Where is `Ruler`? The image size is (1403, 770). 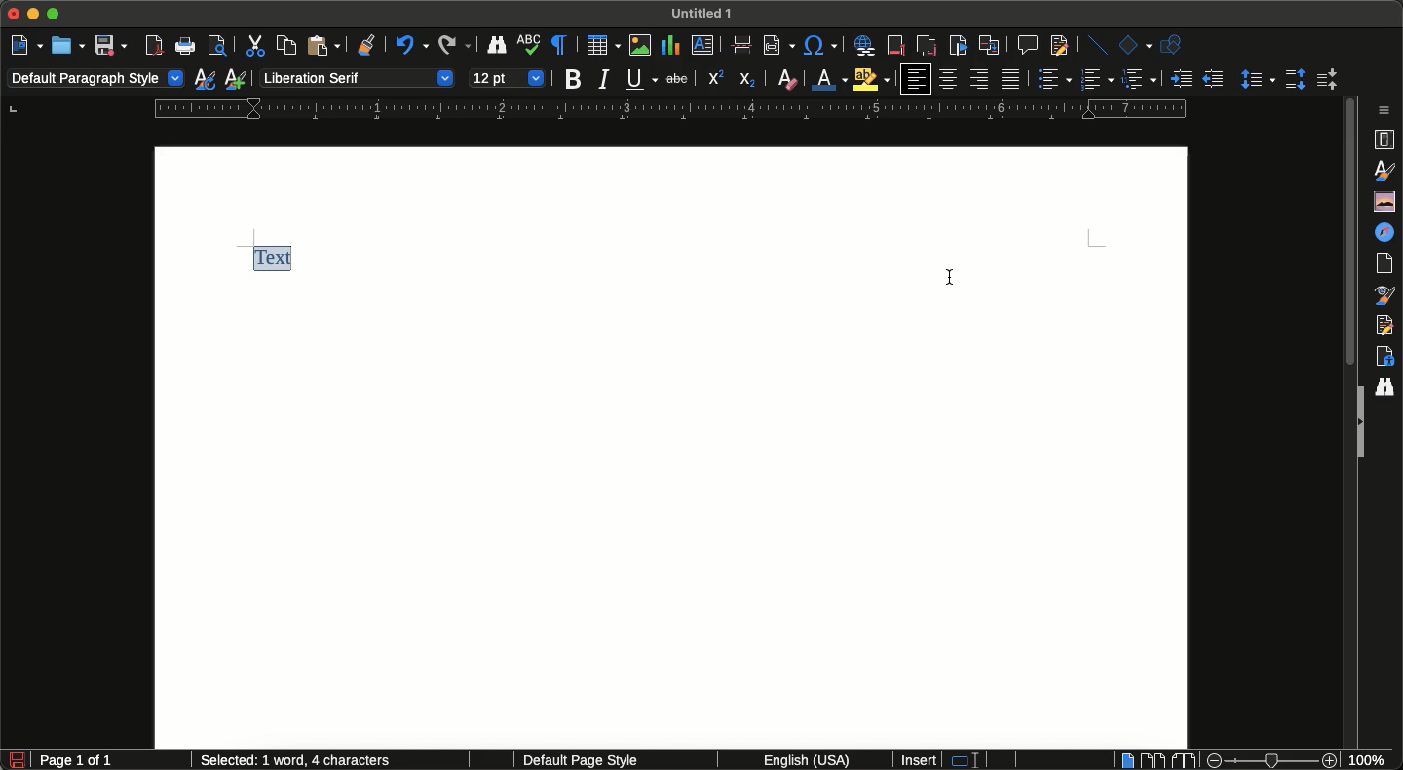
Ruler is located at coordinates (670, 109).